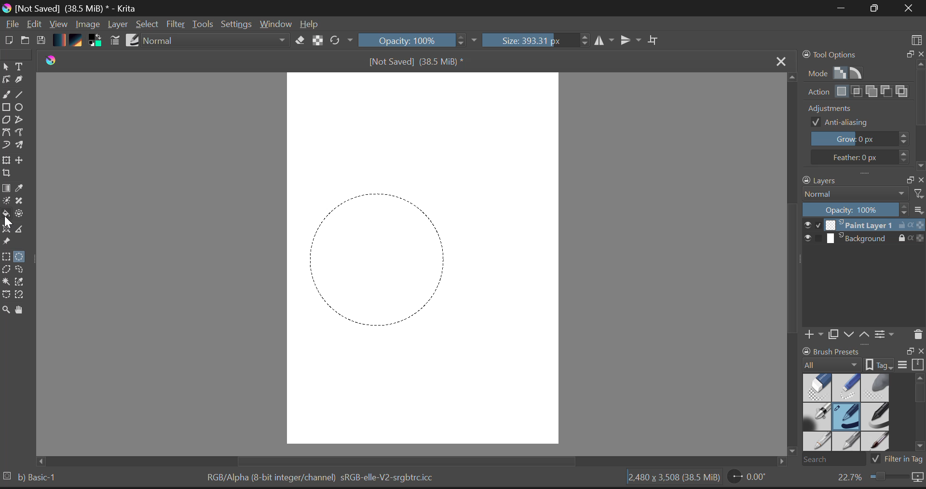 The height and width of the screenshot is (489, 926). I want to click on Tools, so click(203, 24).